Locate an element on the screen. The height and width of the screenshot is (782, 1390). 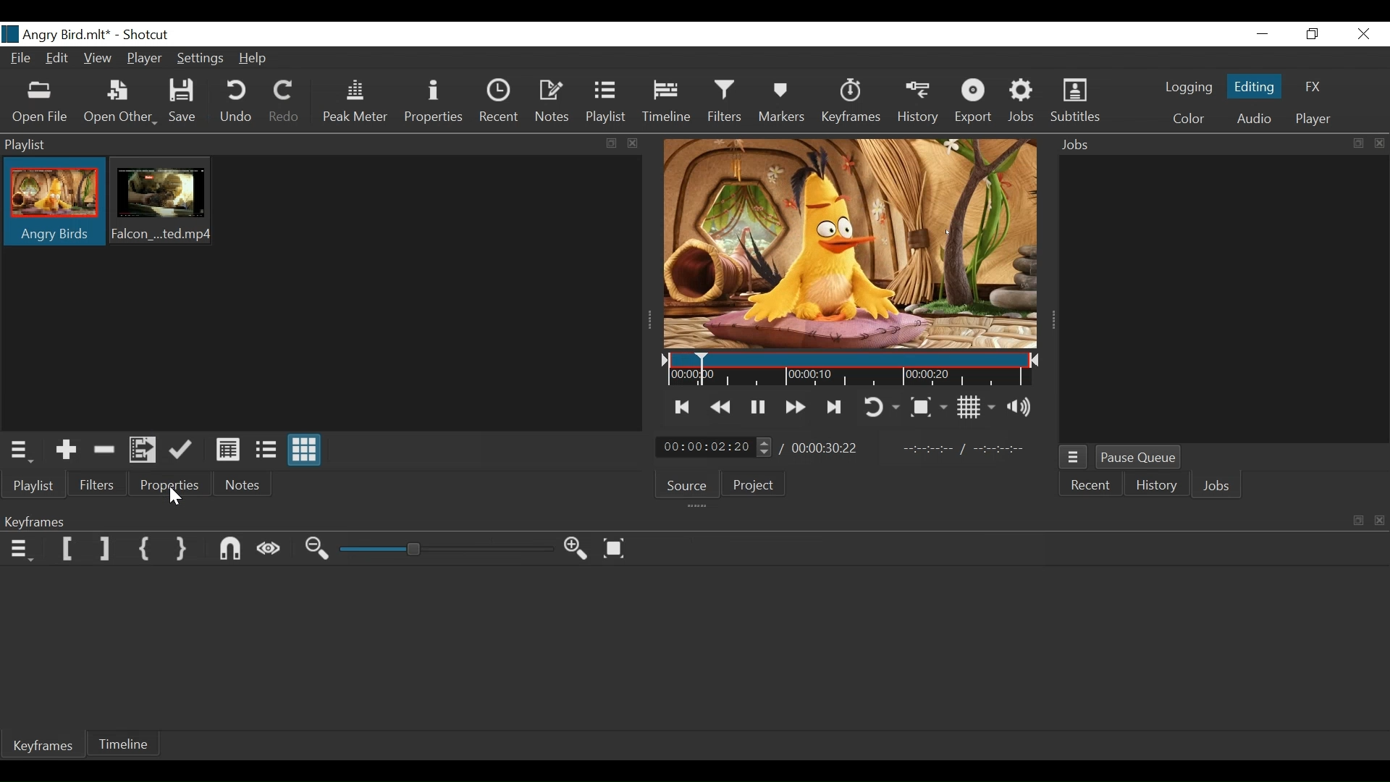
View as detail is located at coordinates (227, 450).